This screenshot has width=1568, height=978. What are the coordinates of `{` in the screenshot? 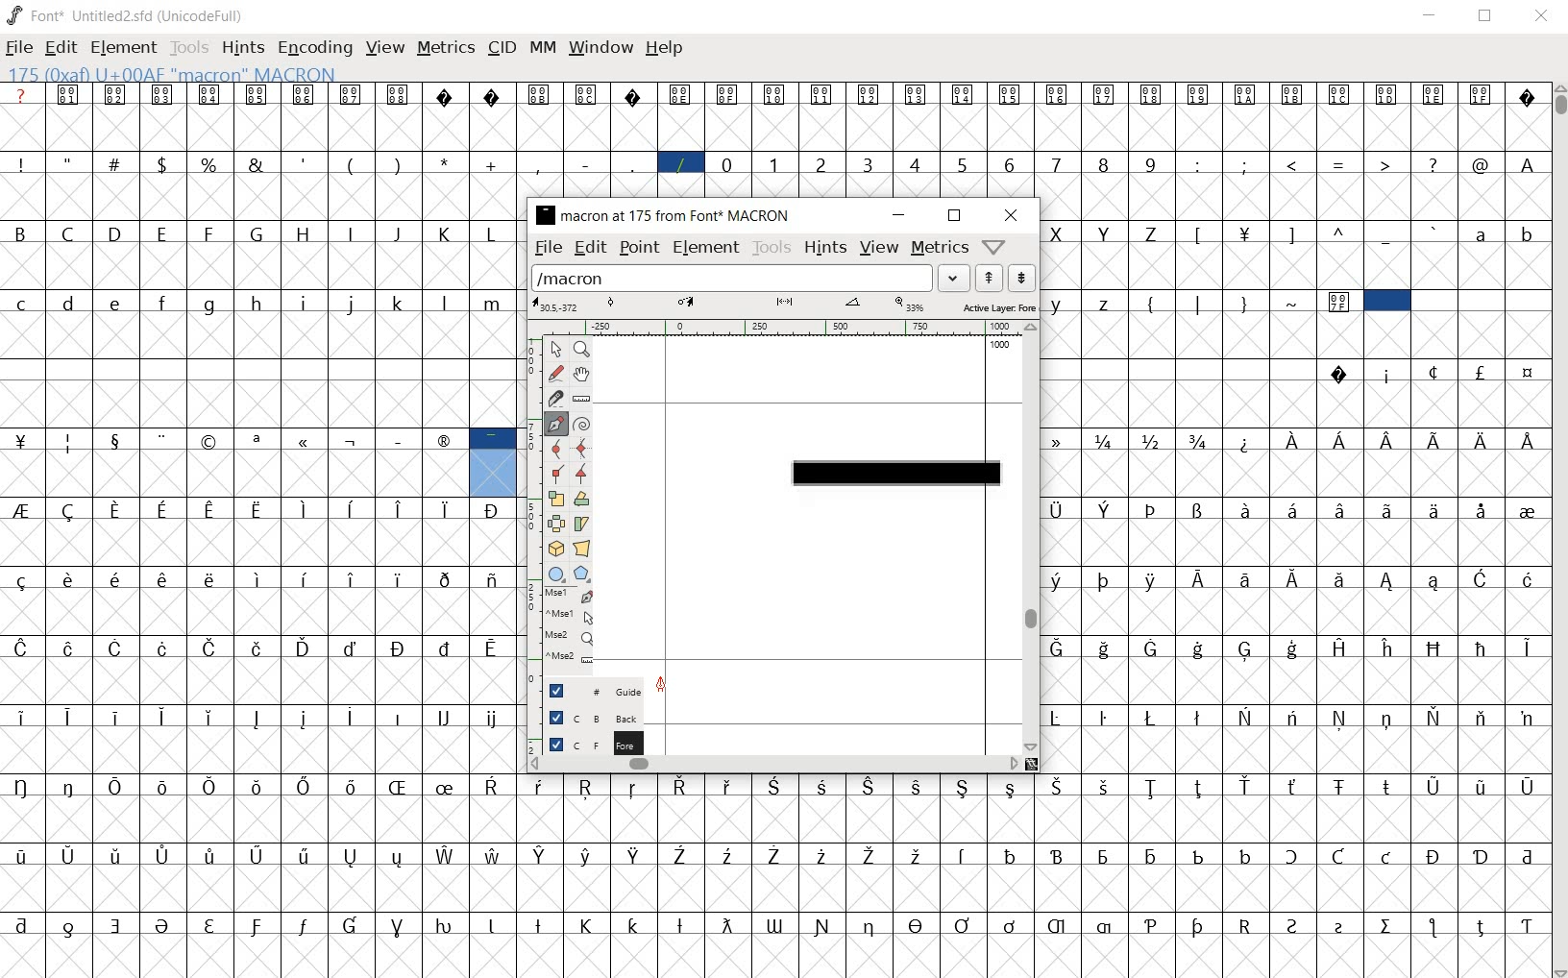 It's located at (1153, 303).